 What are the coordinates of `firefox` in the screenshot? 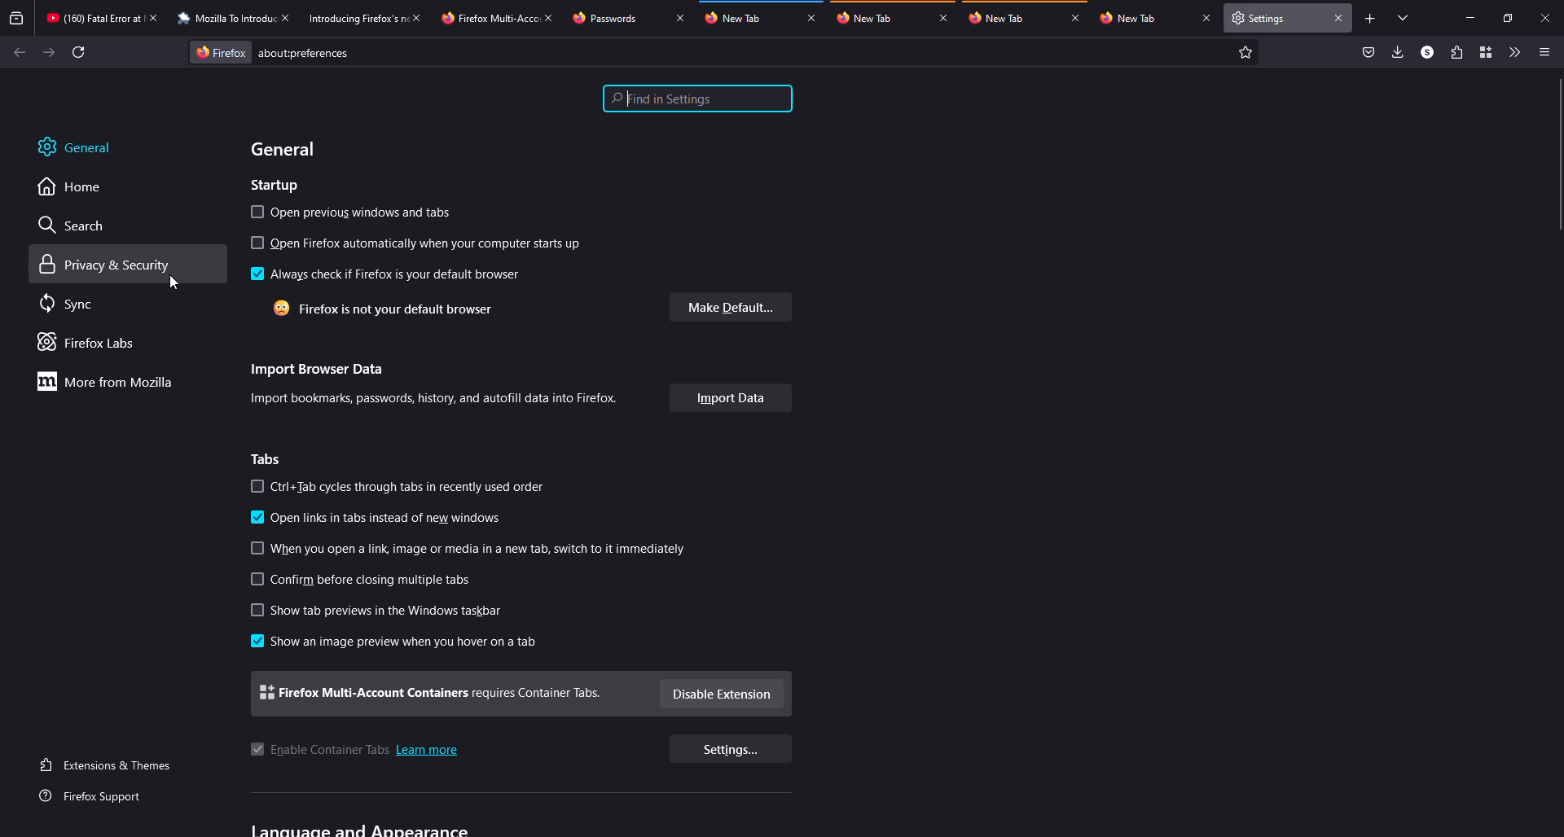 It's located at (220, 50).